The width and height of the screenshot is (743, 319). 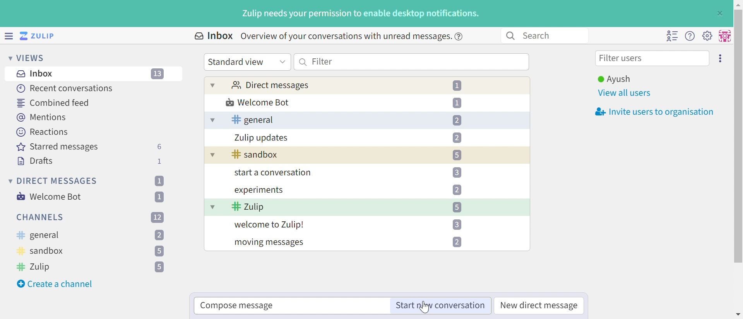 I want to click on start a conversation, so click(x=271, y=173).